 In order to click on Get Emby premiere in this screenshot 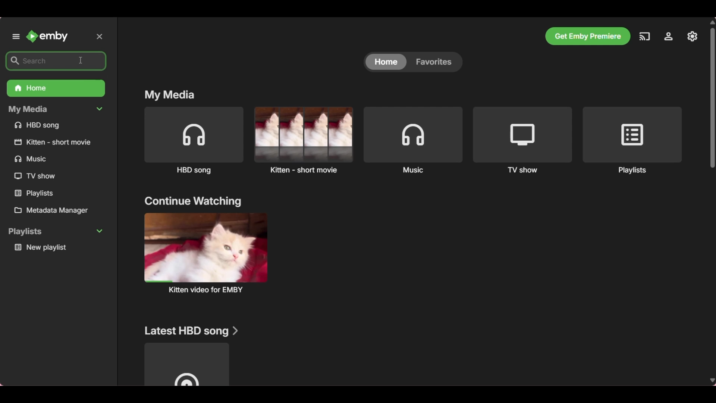, I will do `click(588, 36)`.